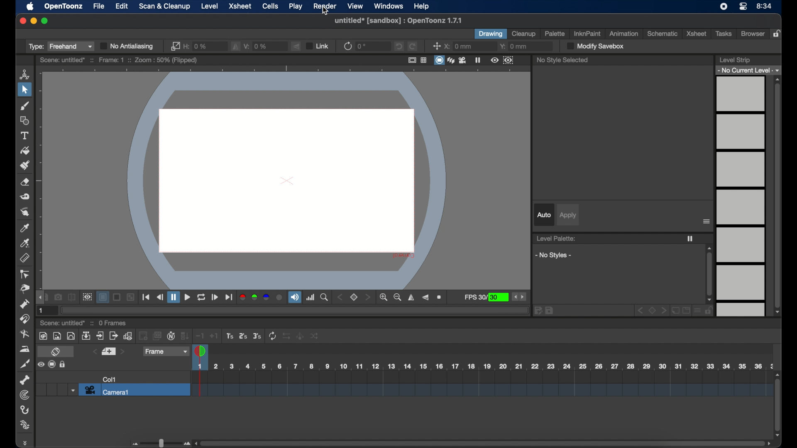 The image size is (797, 448). Describe the element at coordinates (24, 90) in the screenshot. I see `selection tool` at that location.